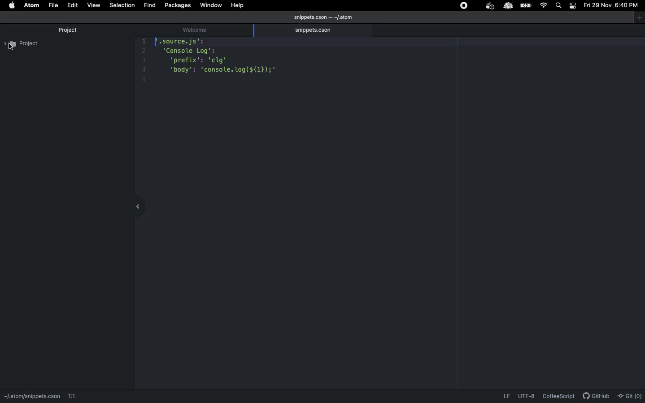 This screenshot has width=645, height=403. Describe the element at coordinates (467, 5) in the screenshot. I see `Extensions` at that location.